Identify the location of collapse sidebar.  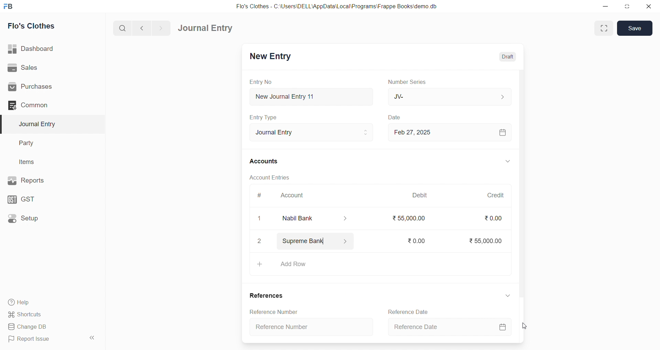
(93, 338).